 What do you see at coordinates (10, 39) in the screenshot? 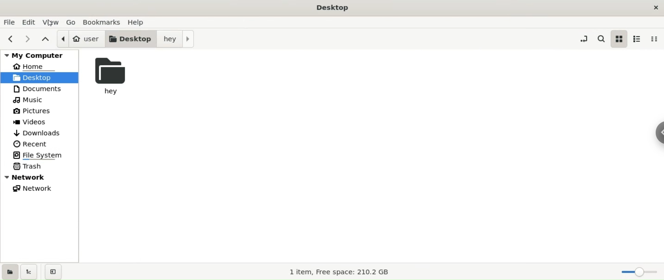
I see `previous` at bounding box center [10, 39].